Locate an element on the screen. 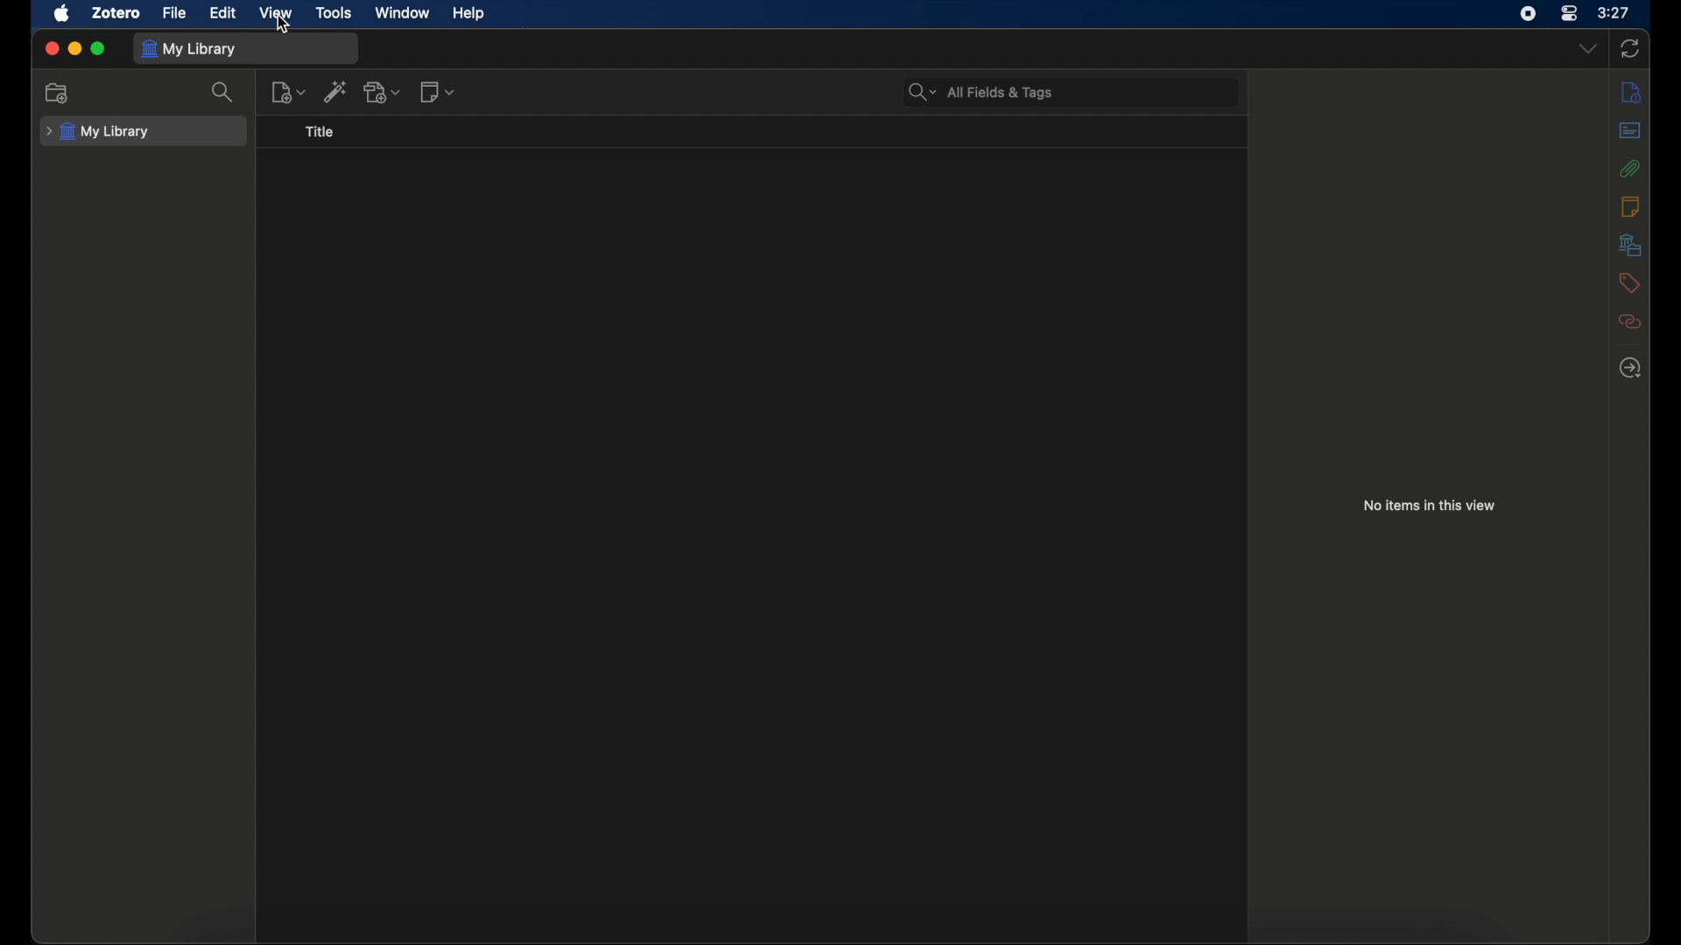 The width and height of the screenshot is (1681, 945). add item by identifier is located at coordinates (335, 91).